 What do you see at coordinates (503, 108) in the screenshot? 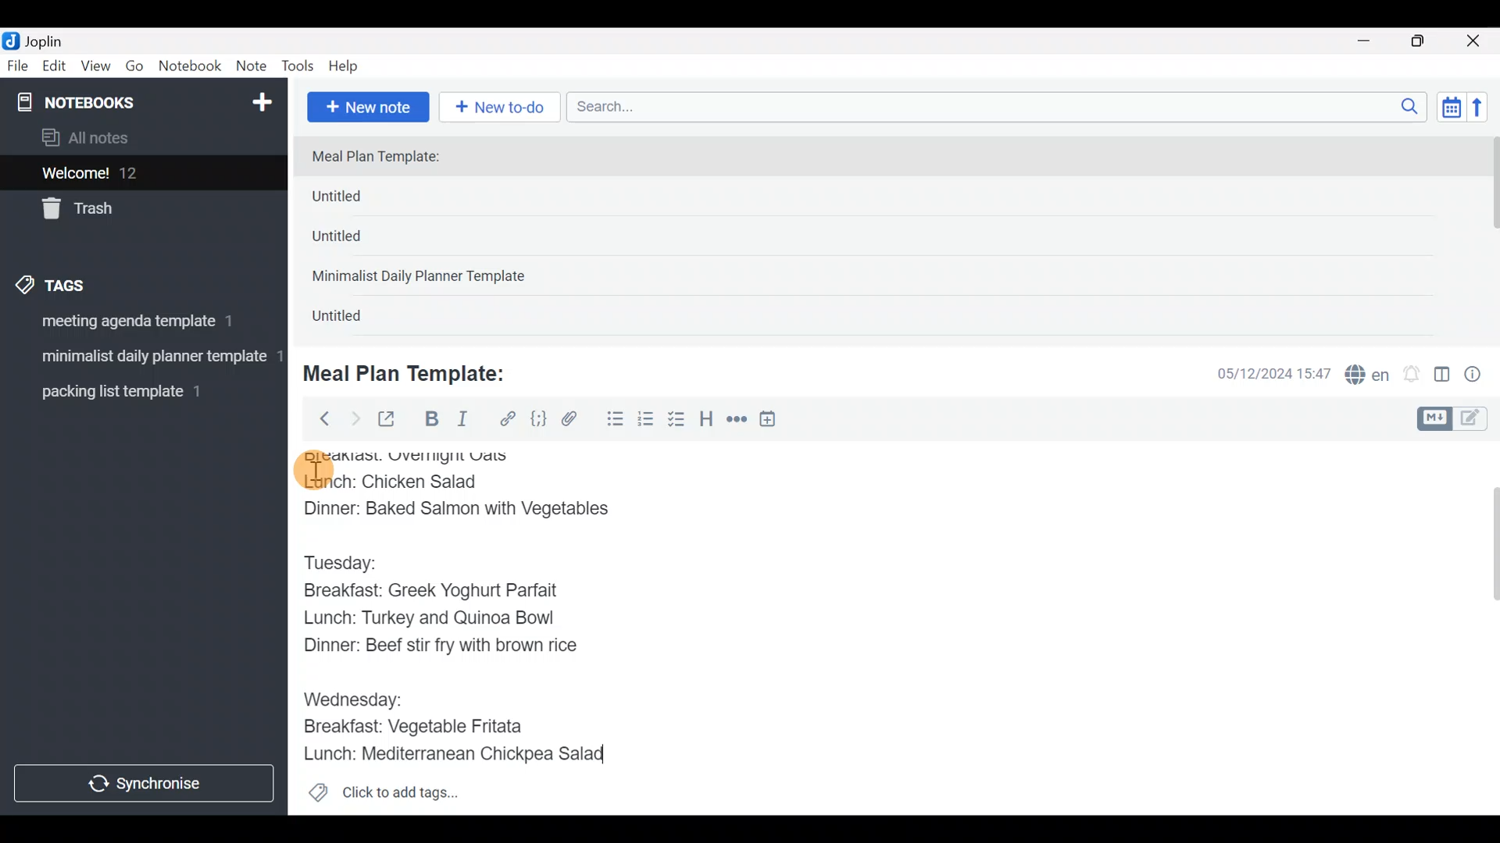
I see `New to-do` at bounding box center [503, 108].